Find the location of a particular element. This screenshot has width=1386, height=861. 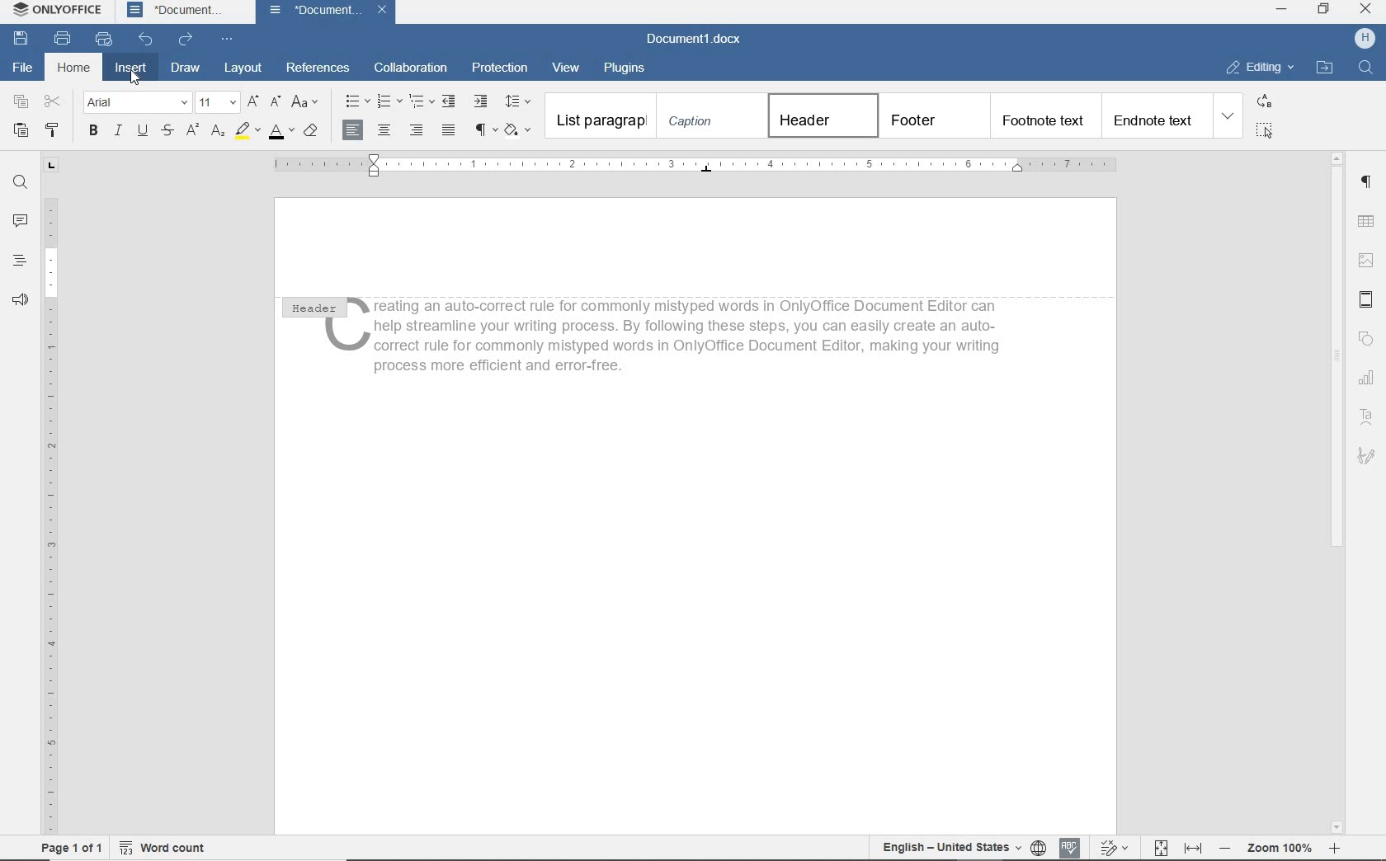

UNDO is located at coordinates (147, 37).